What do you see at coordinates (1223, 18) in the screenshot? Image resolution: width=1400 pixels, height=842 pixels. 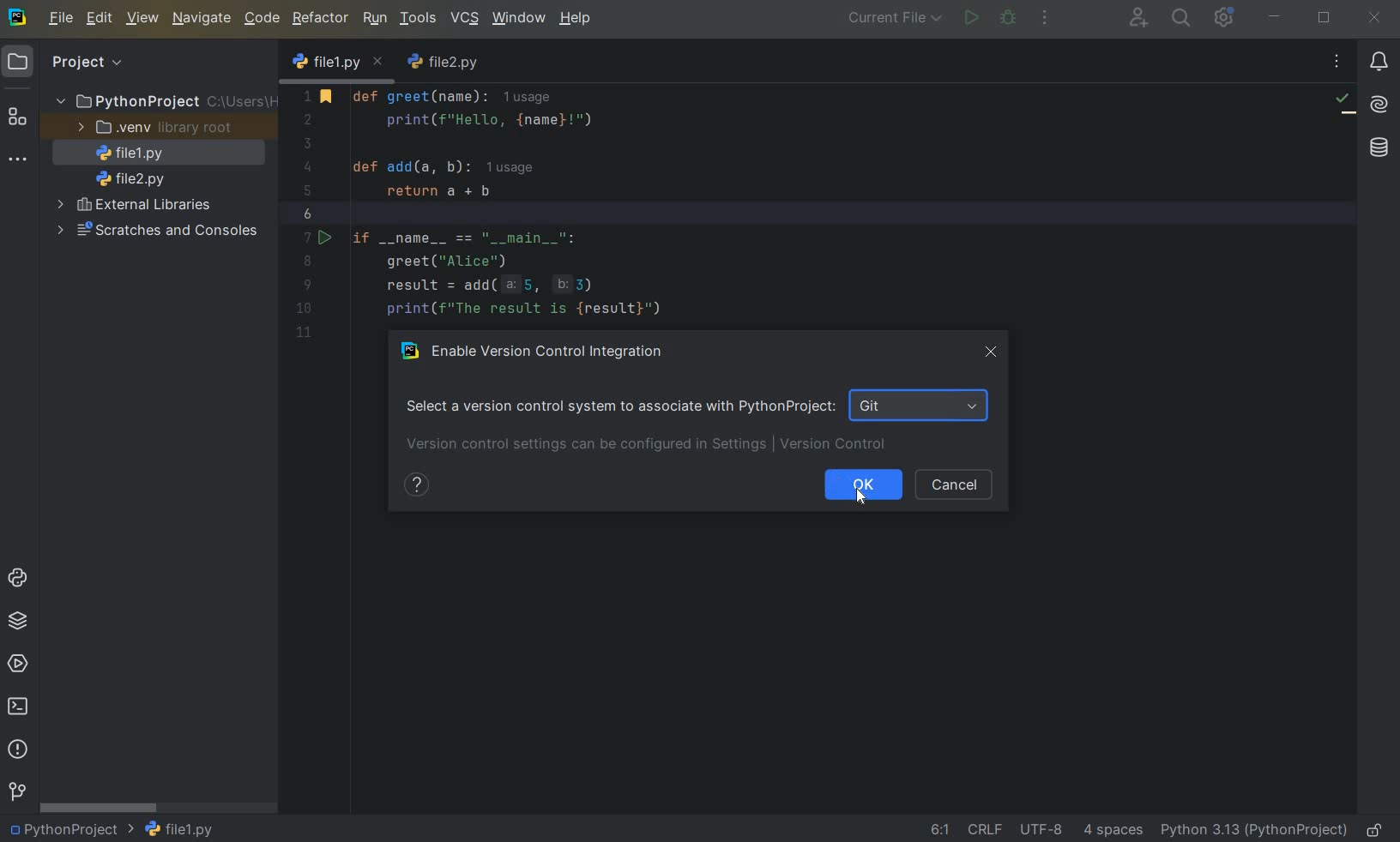 I see `ide and projectsettings` at bounding box center [1223, 18].